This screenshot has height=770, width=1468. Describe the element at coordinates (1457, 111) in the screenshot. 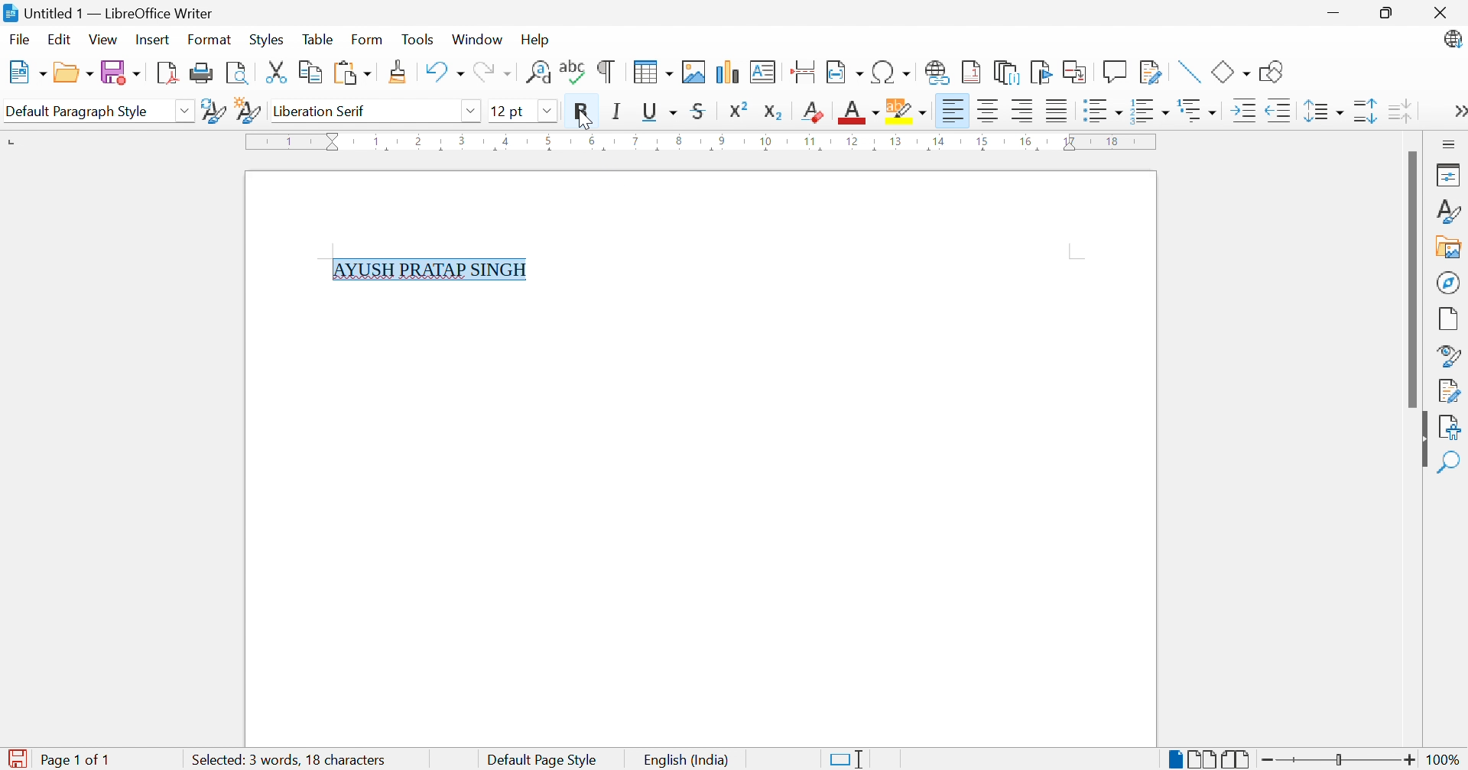

I see `More` at that location.